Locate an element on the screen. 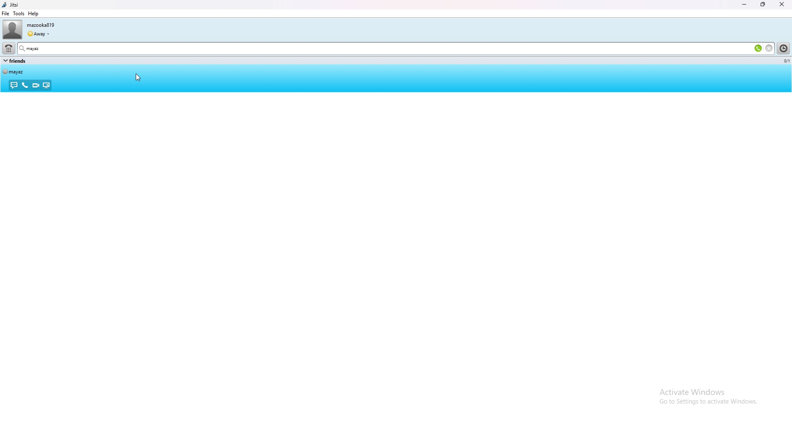 The width and height of the screenshot is (792, 425). call is located at coordinates (758, 48).